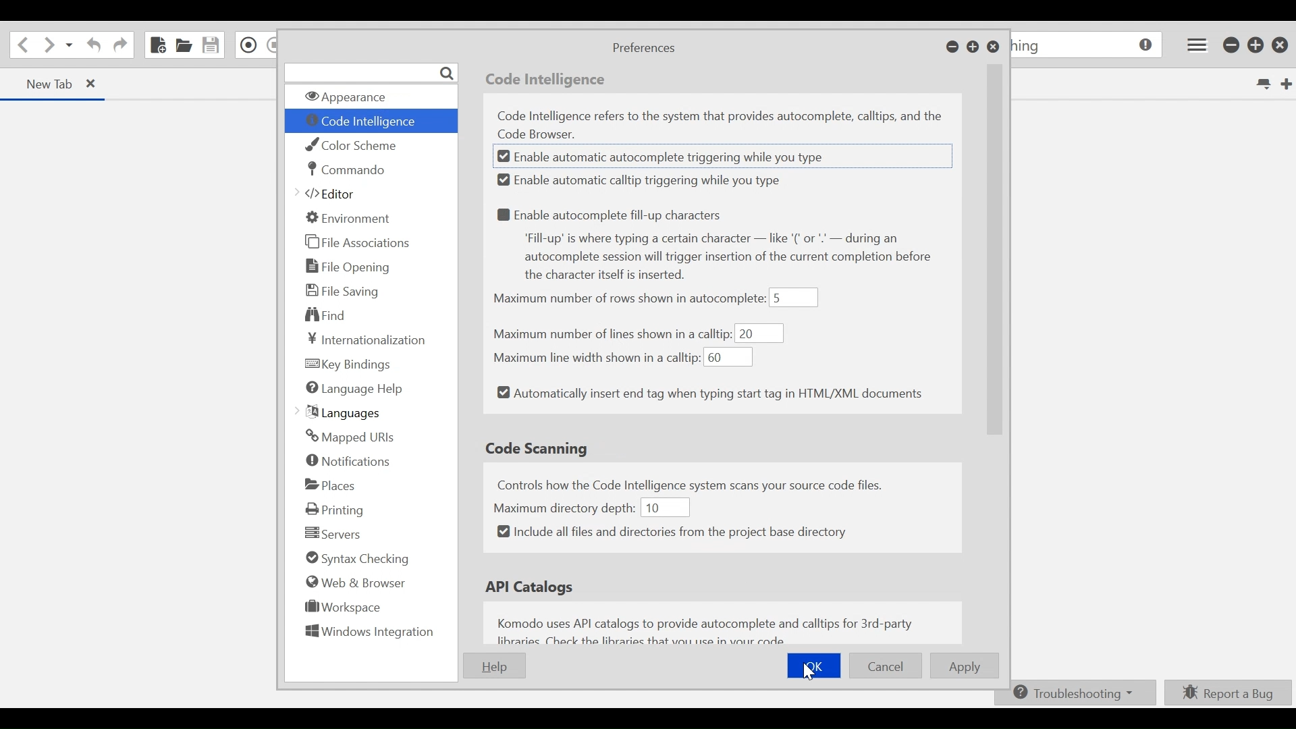  Describe the element at coordinates (212, 45) in the screenshot. I see `Save File` at that location.